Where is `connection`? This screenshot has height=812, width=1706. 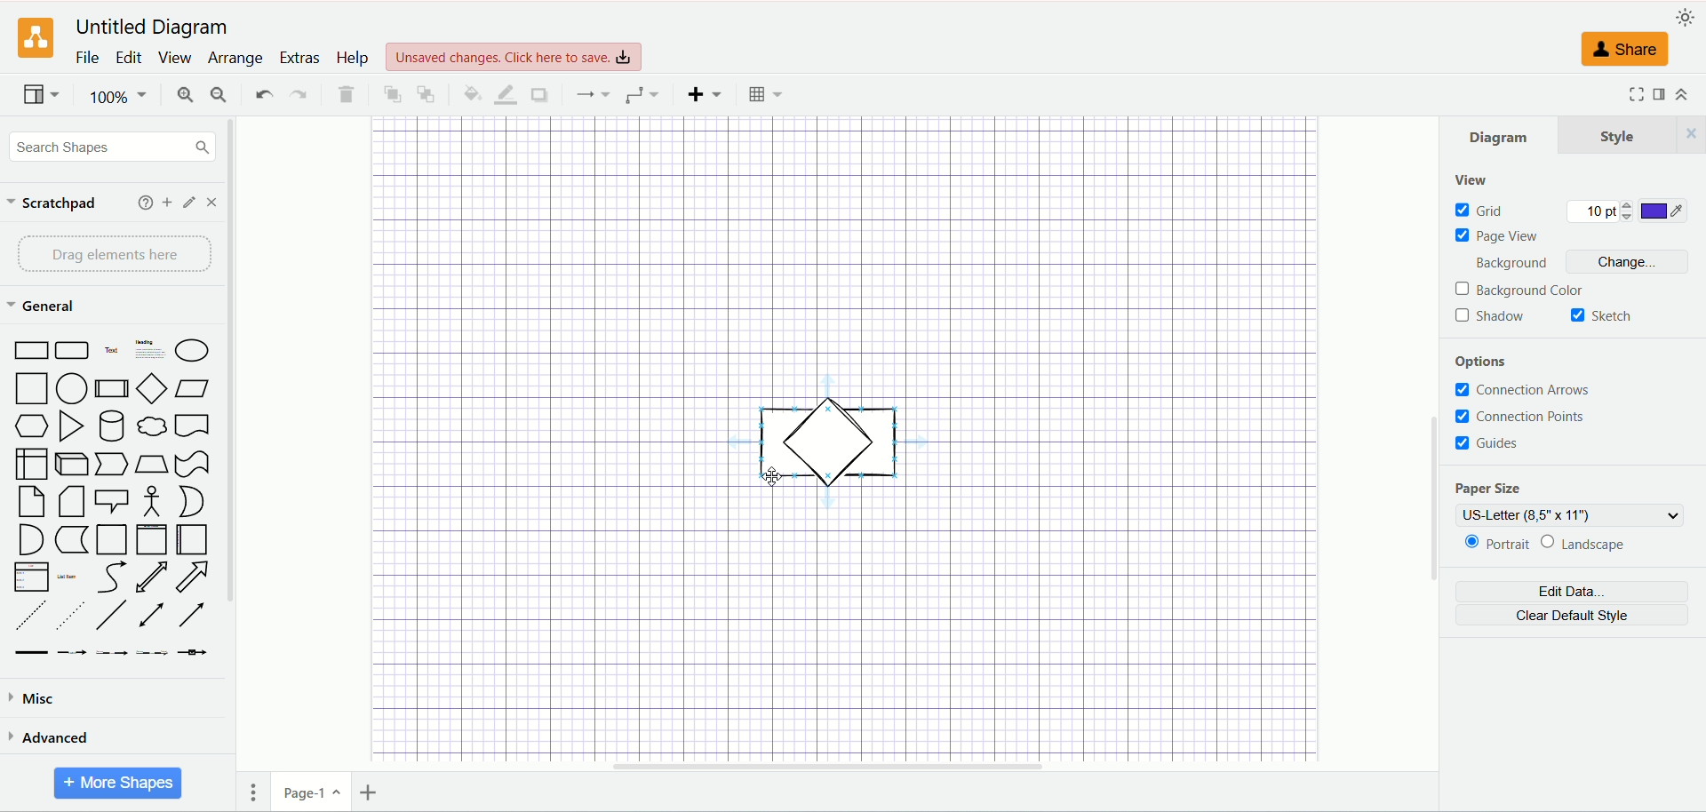 connection is located at coordinates (642, 96).